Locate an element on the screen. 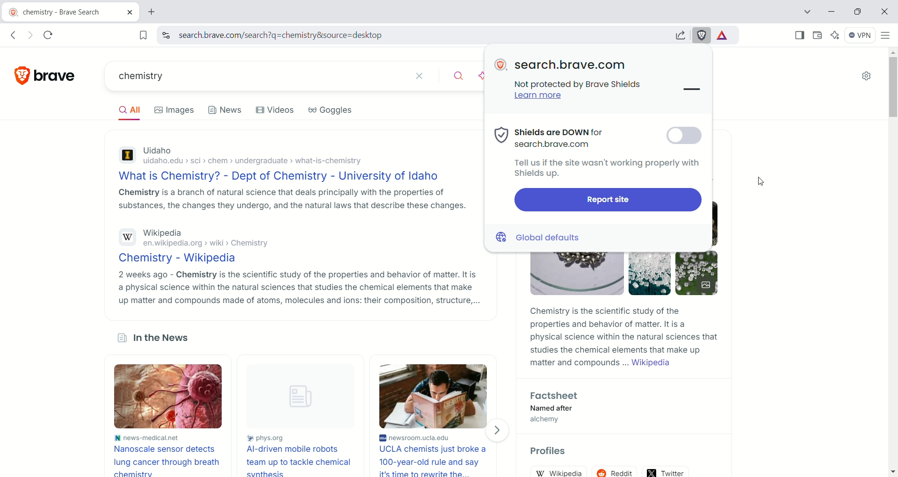  All is located at coordinates (128, 110).